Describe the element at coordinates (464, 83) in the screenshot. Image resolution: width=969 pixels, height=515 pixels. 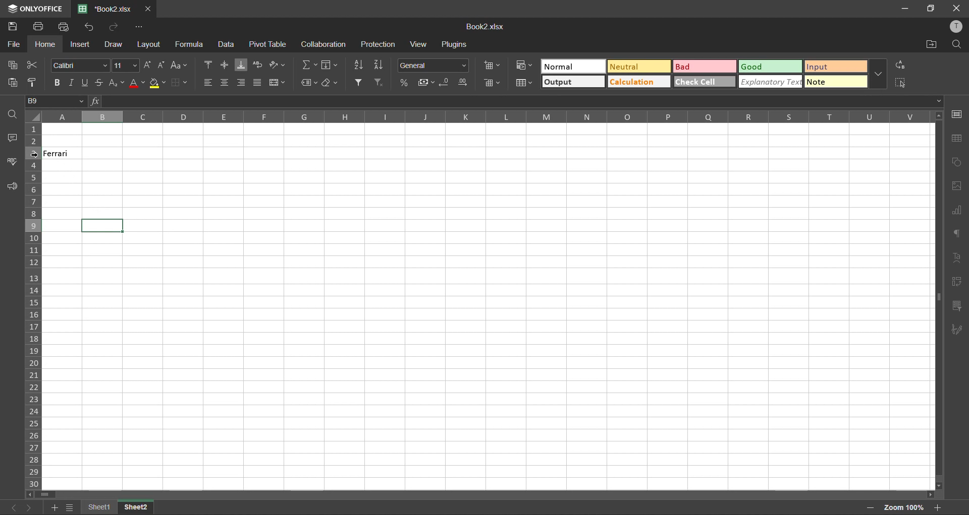
I see `increase decimal` at that location.